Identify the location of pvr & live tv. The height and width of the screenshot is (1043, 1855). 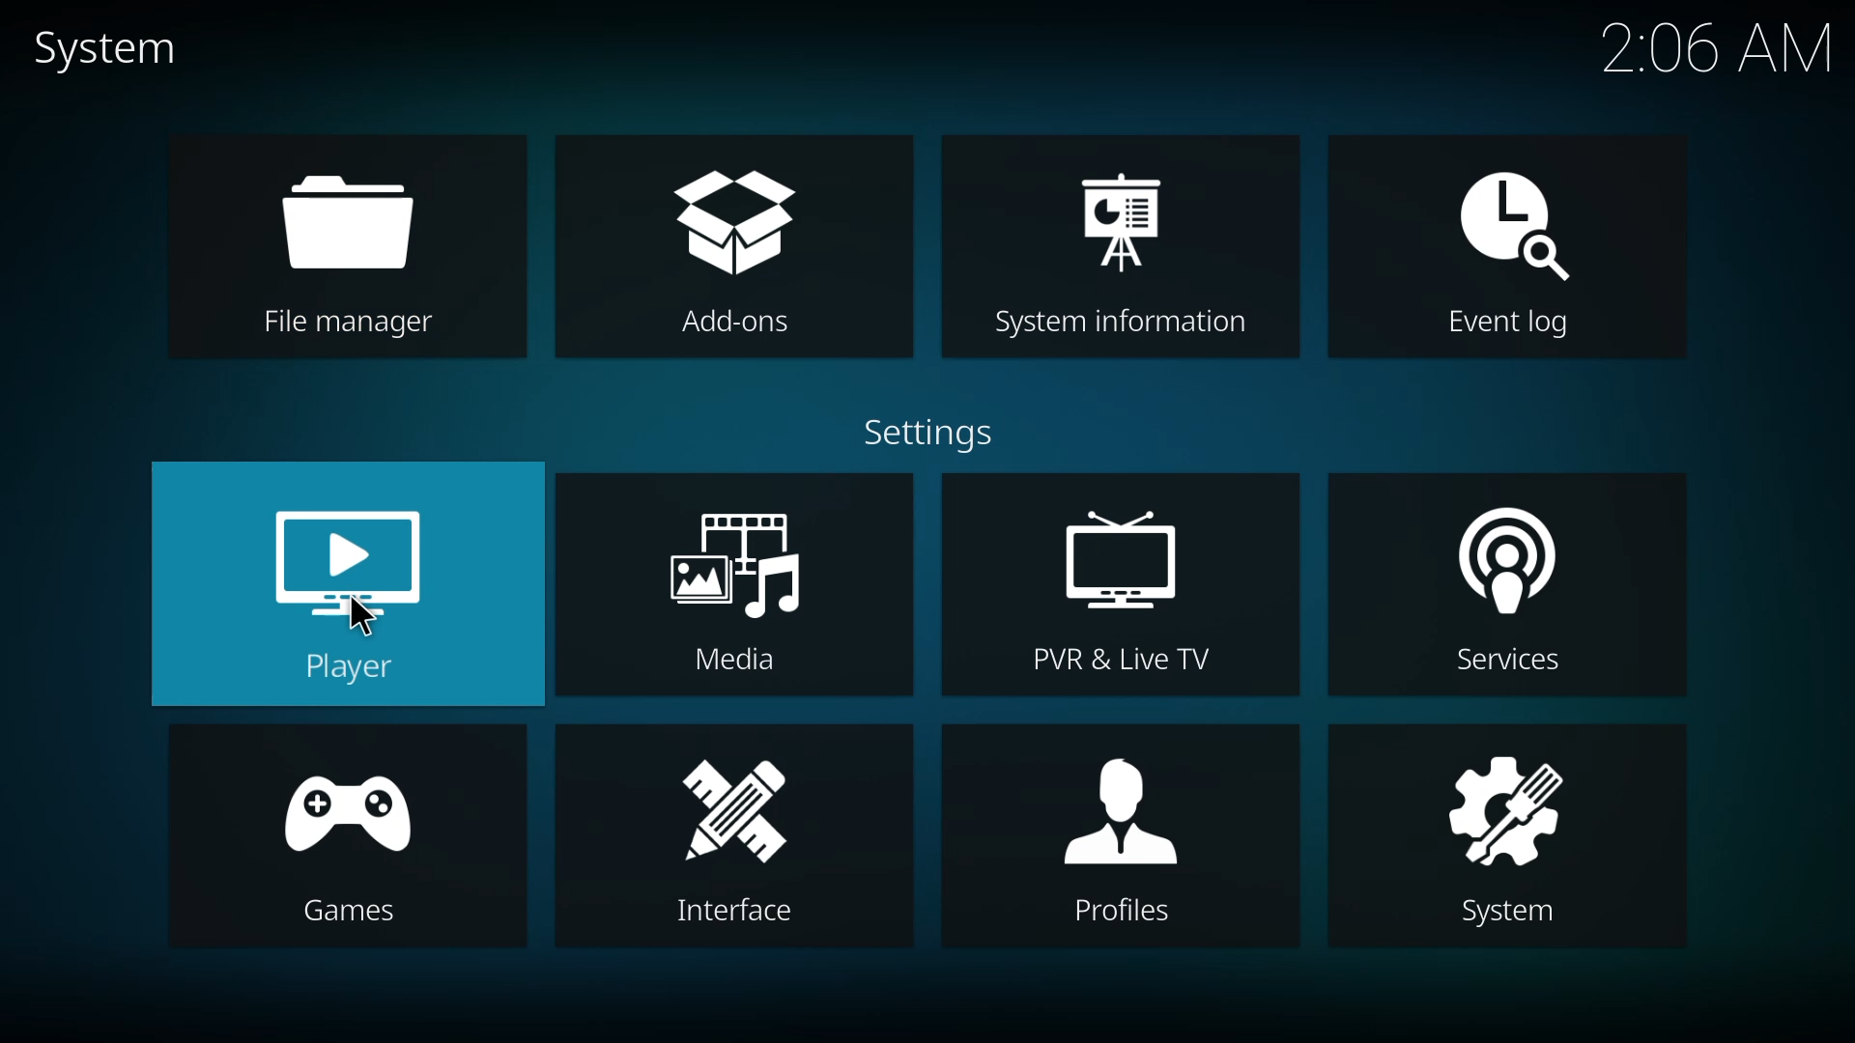
(1125, 586).